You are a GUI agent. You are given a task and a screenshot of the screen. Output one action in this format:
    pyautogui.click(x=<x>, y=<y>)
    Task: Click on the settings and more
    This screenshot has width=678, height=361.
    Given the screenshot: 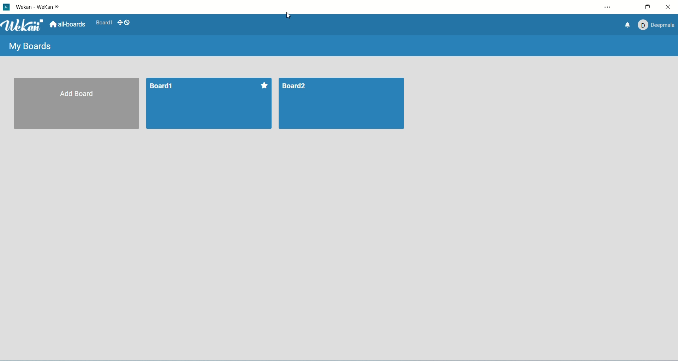 What is the action you would take?
    pyautogui.click(x=608, y=7)
    